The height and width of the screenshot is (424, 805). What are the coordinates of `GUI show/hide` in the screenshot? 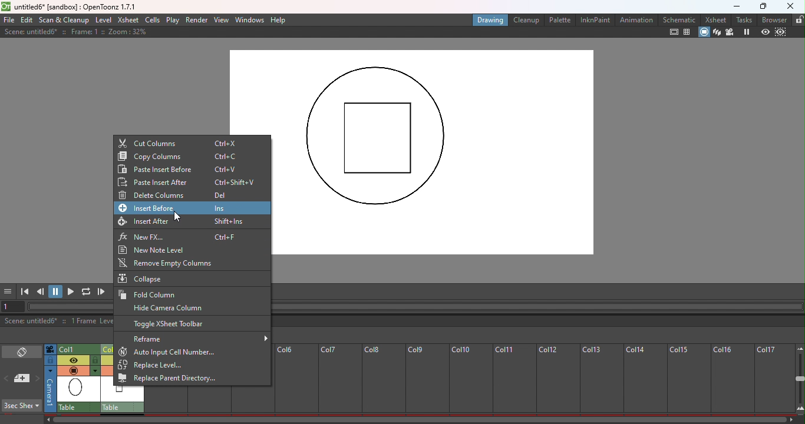 It's located at (9, 291).